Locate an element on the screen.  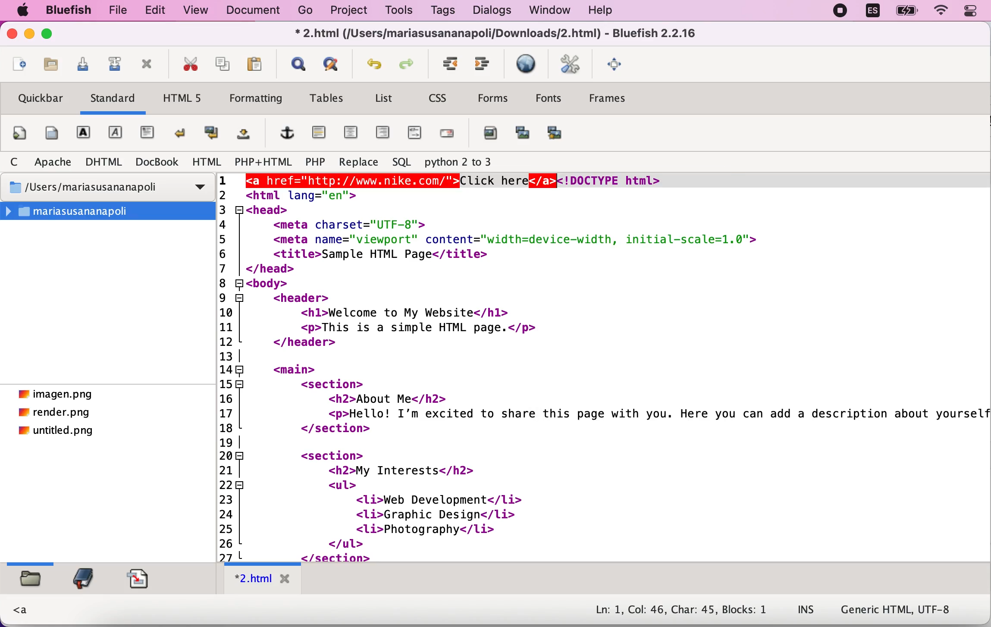
insert thumbnail is located at coordinates (521, 137).